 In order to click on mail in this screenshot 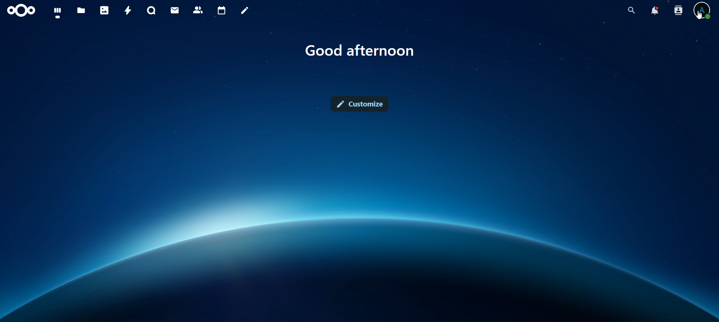, I will do `click(175, 10)`.